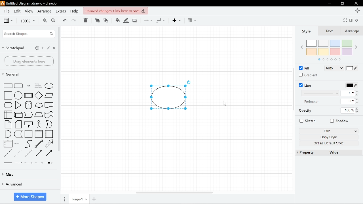  What do you see at coordinates (358, 20) in the screenshot?
I see `Expand/collapse` at bounding box center [358, 20].